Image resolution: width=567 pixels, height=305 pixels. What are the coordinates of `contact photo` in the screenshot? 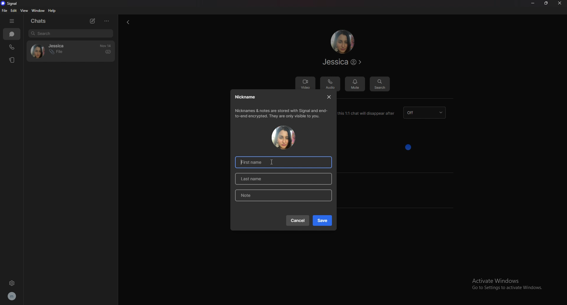 It's located at (342, 41).